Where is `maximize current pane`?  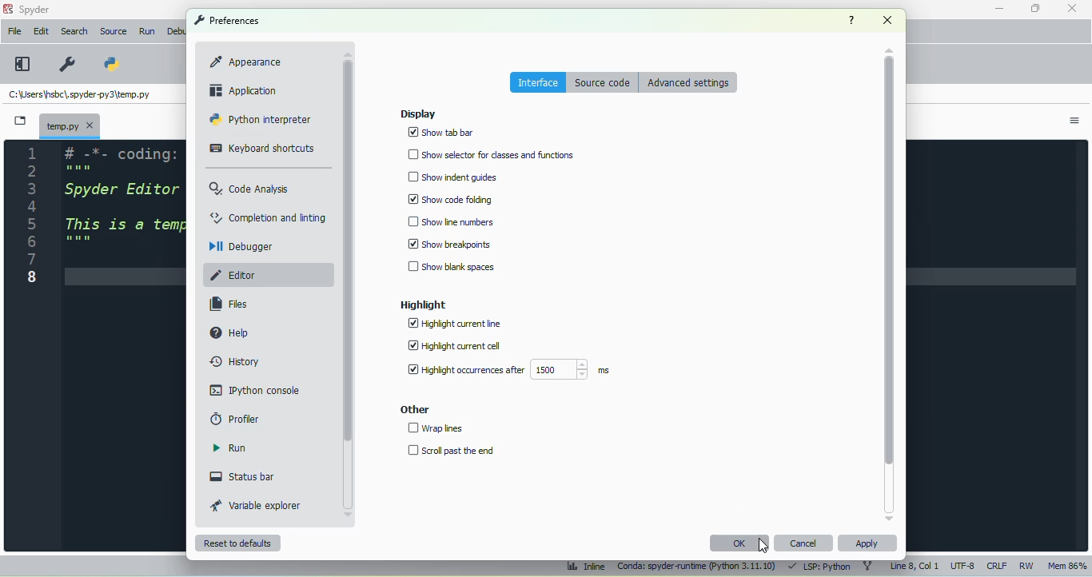 maximize current pane is located at coordinates (23, 64).